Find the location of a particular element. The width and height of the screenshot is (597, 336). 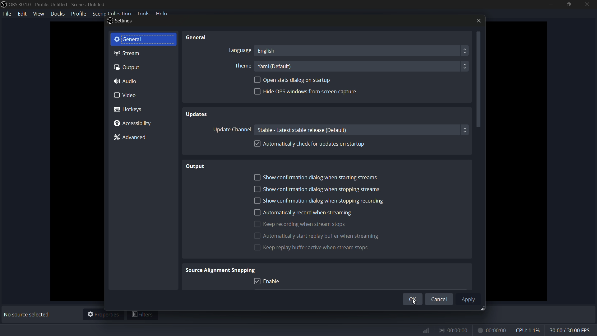

Keep replay buffer active when stream stops is located at coordinates (336, 247).